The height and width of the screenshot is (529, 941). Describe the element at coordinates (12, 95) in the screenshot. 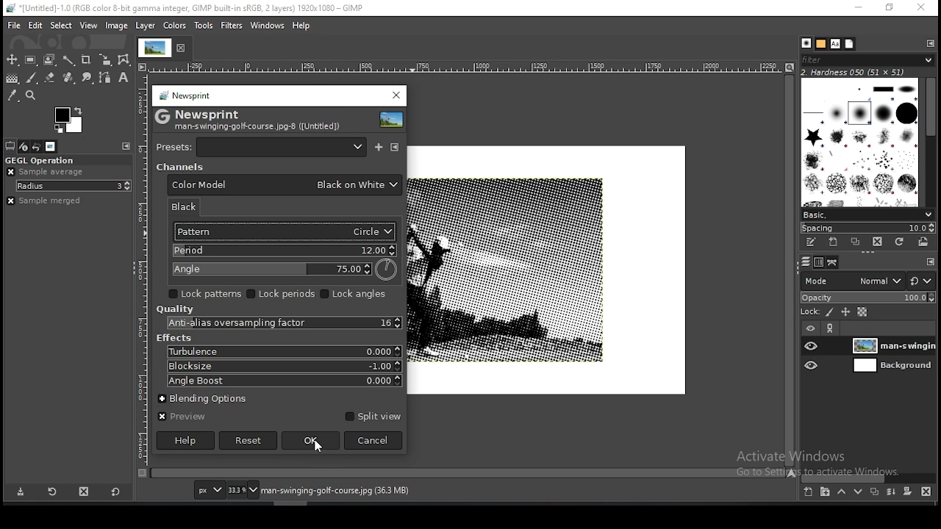

I see `color picker tool` at that location.